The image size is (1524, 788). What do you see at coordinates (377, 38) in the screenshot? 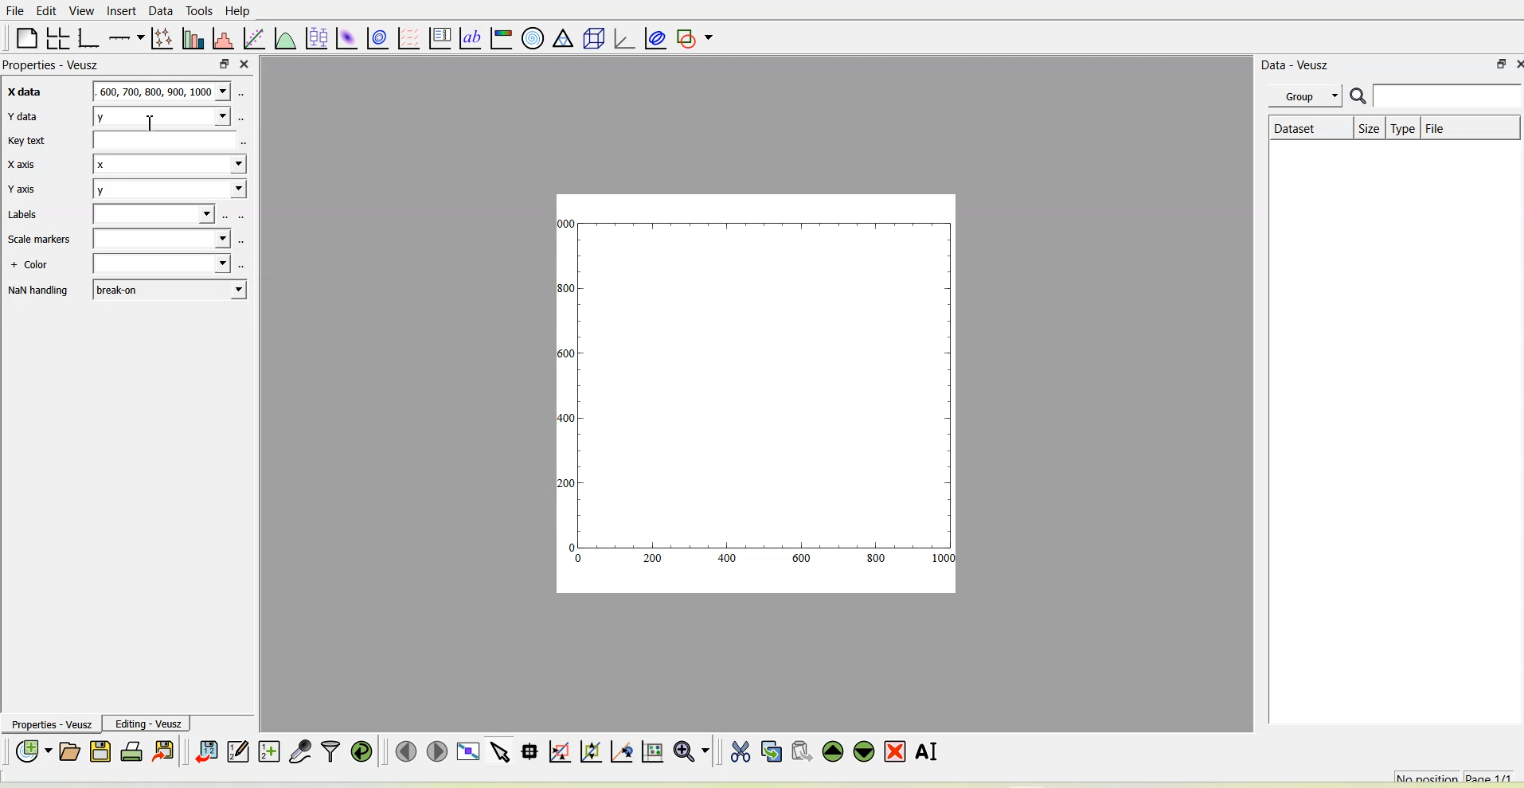
I see `plot a 2d data set with contours` at bounding box center [377, 38].